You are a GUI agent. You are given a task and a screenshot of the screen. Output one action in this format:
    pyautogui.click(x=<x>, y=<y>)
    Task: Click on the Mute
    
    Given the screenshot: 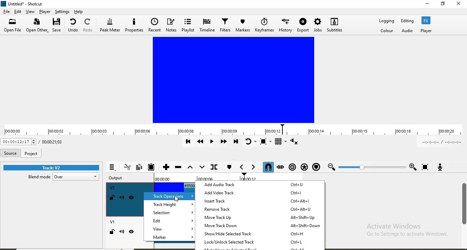 What is the action you would take?
    pyautogui.click(x=122, y=232)
    